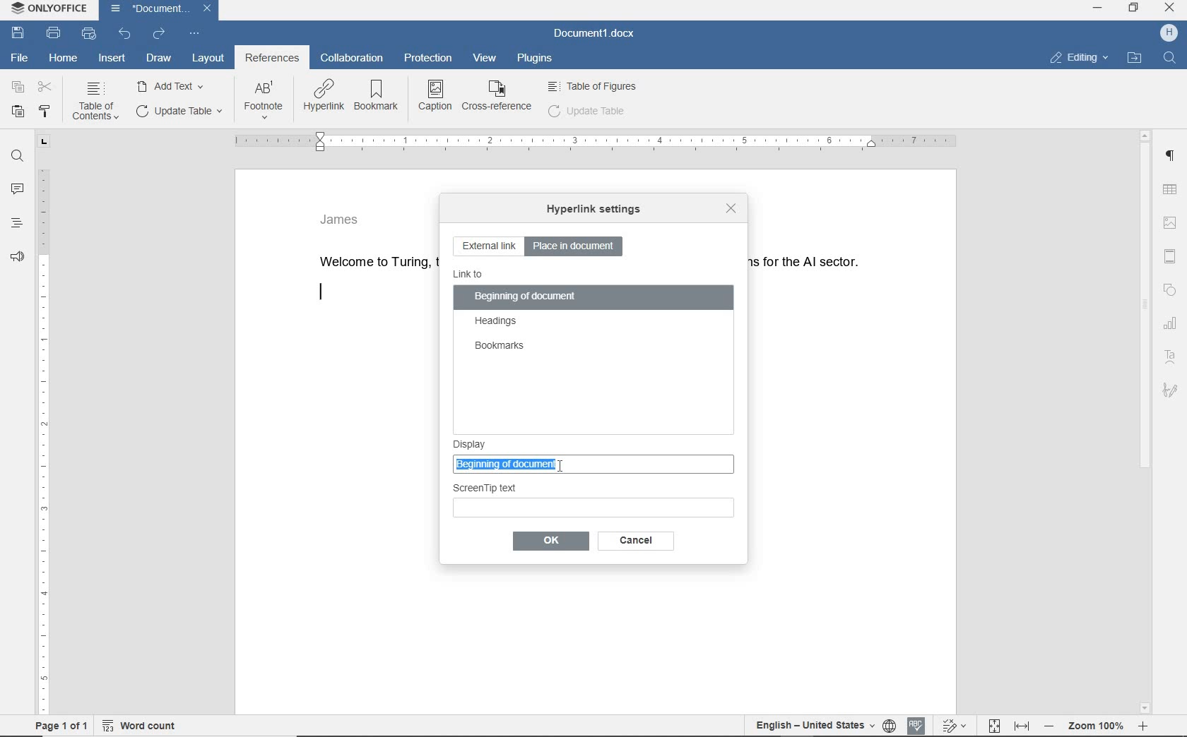 Image resolution: width=1187 pixels, height=737 pixels. What do you see at coordinates (125, 35) in the screenshot?
I see `undo` at bounding box center [125, 35].